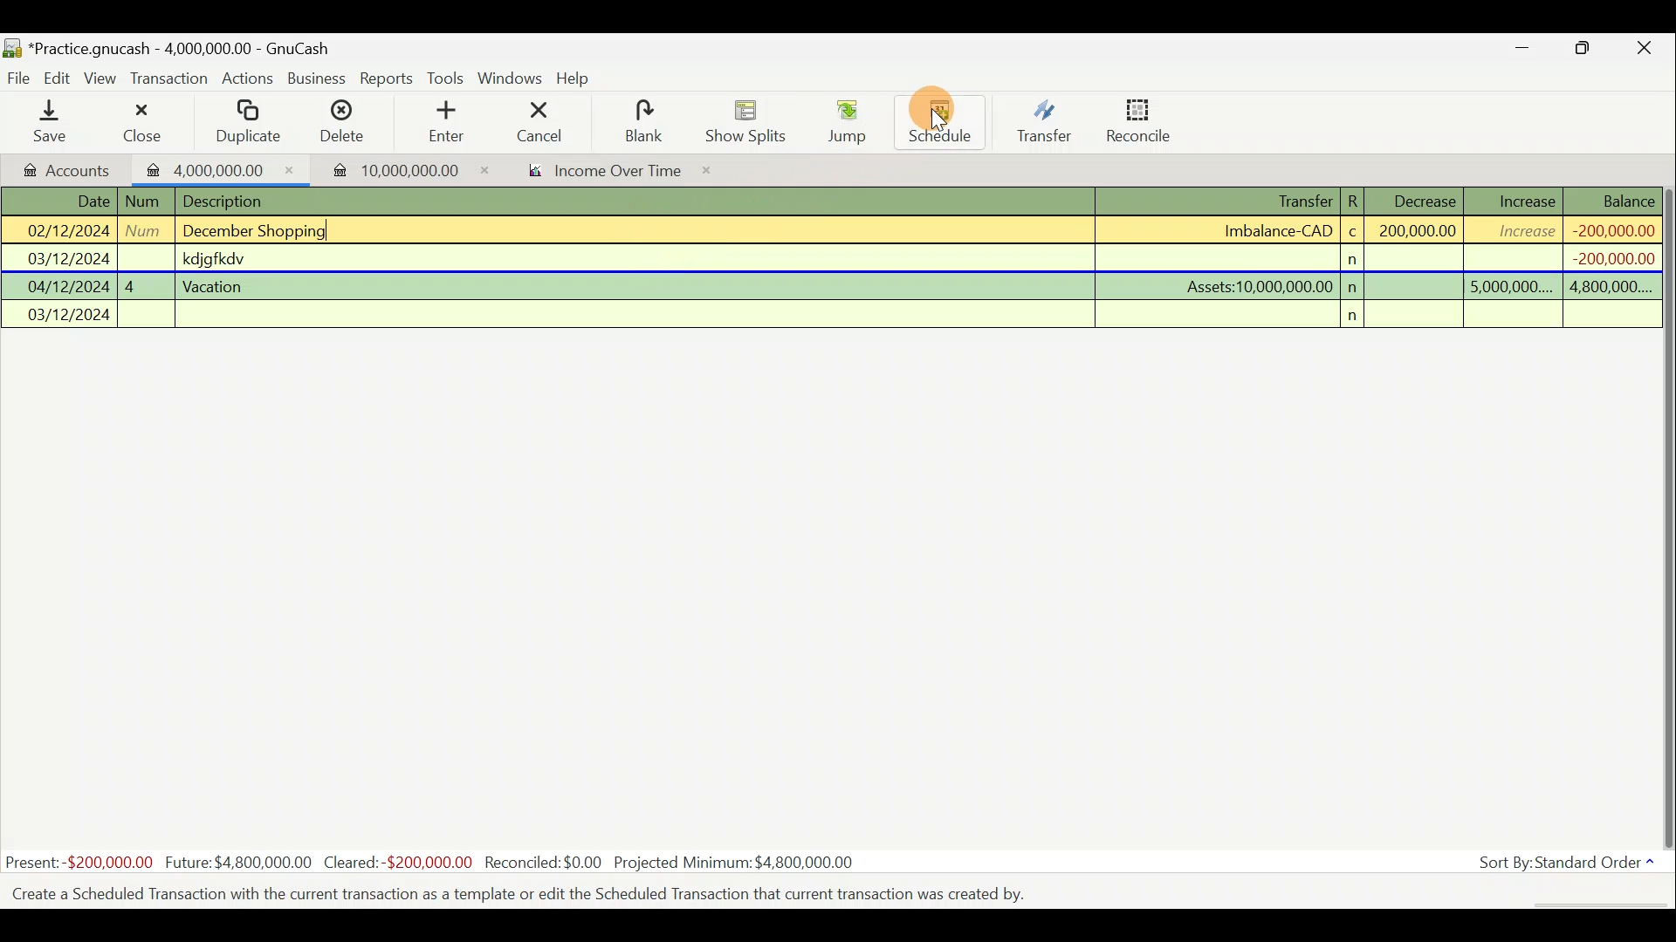  I want to click on Transfer, so click(1044, 120).